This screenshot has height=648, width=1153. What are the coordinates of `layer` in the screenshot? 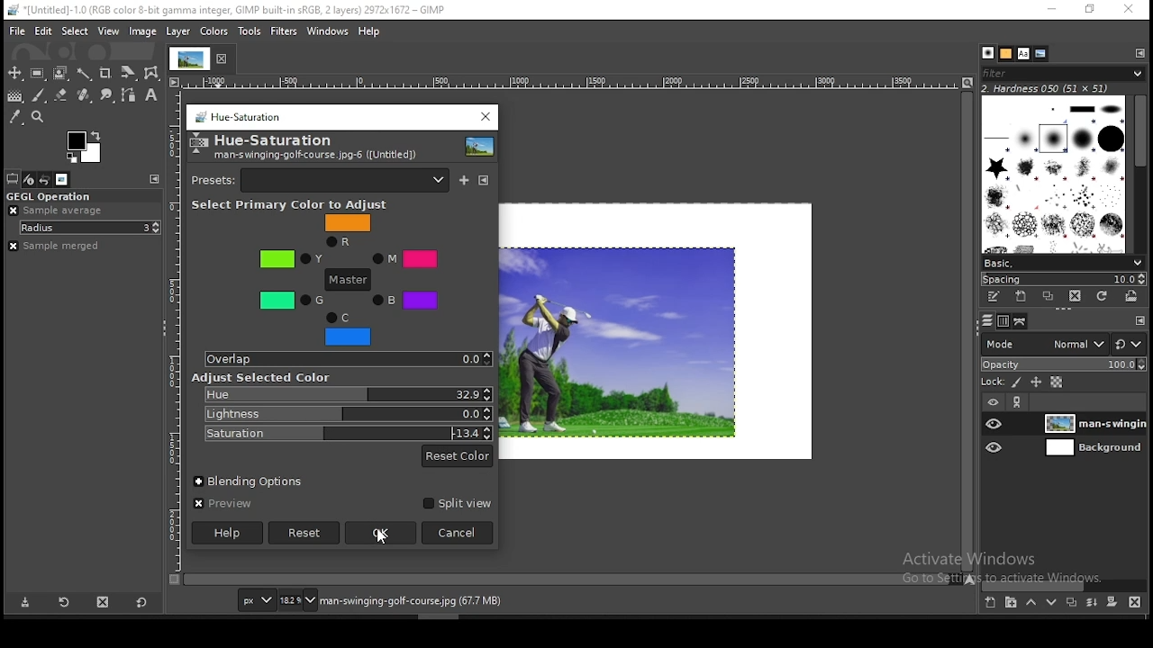 It's located at (1095, 450).